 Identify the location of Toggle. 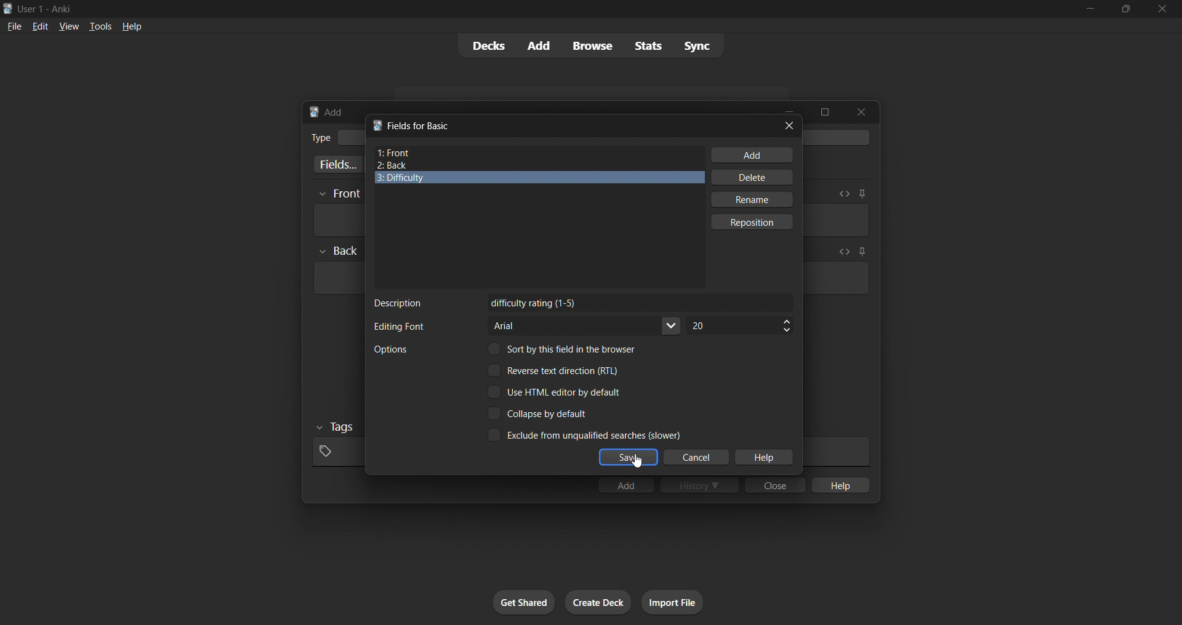
(555, 370).